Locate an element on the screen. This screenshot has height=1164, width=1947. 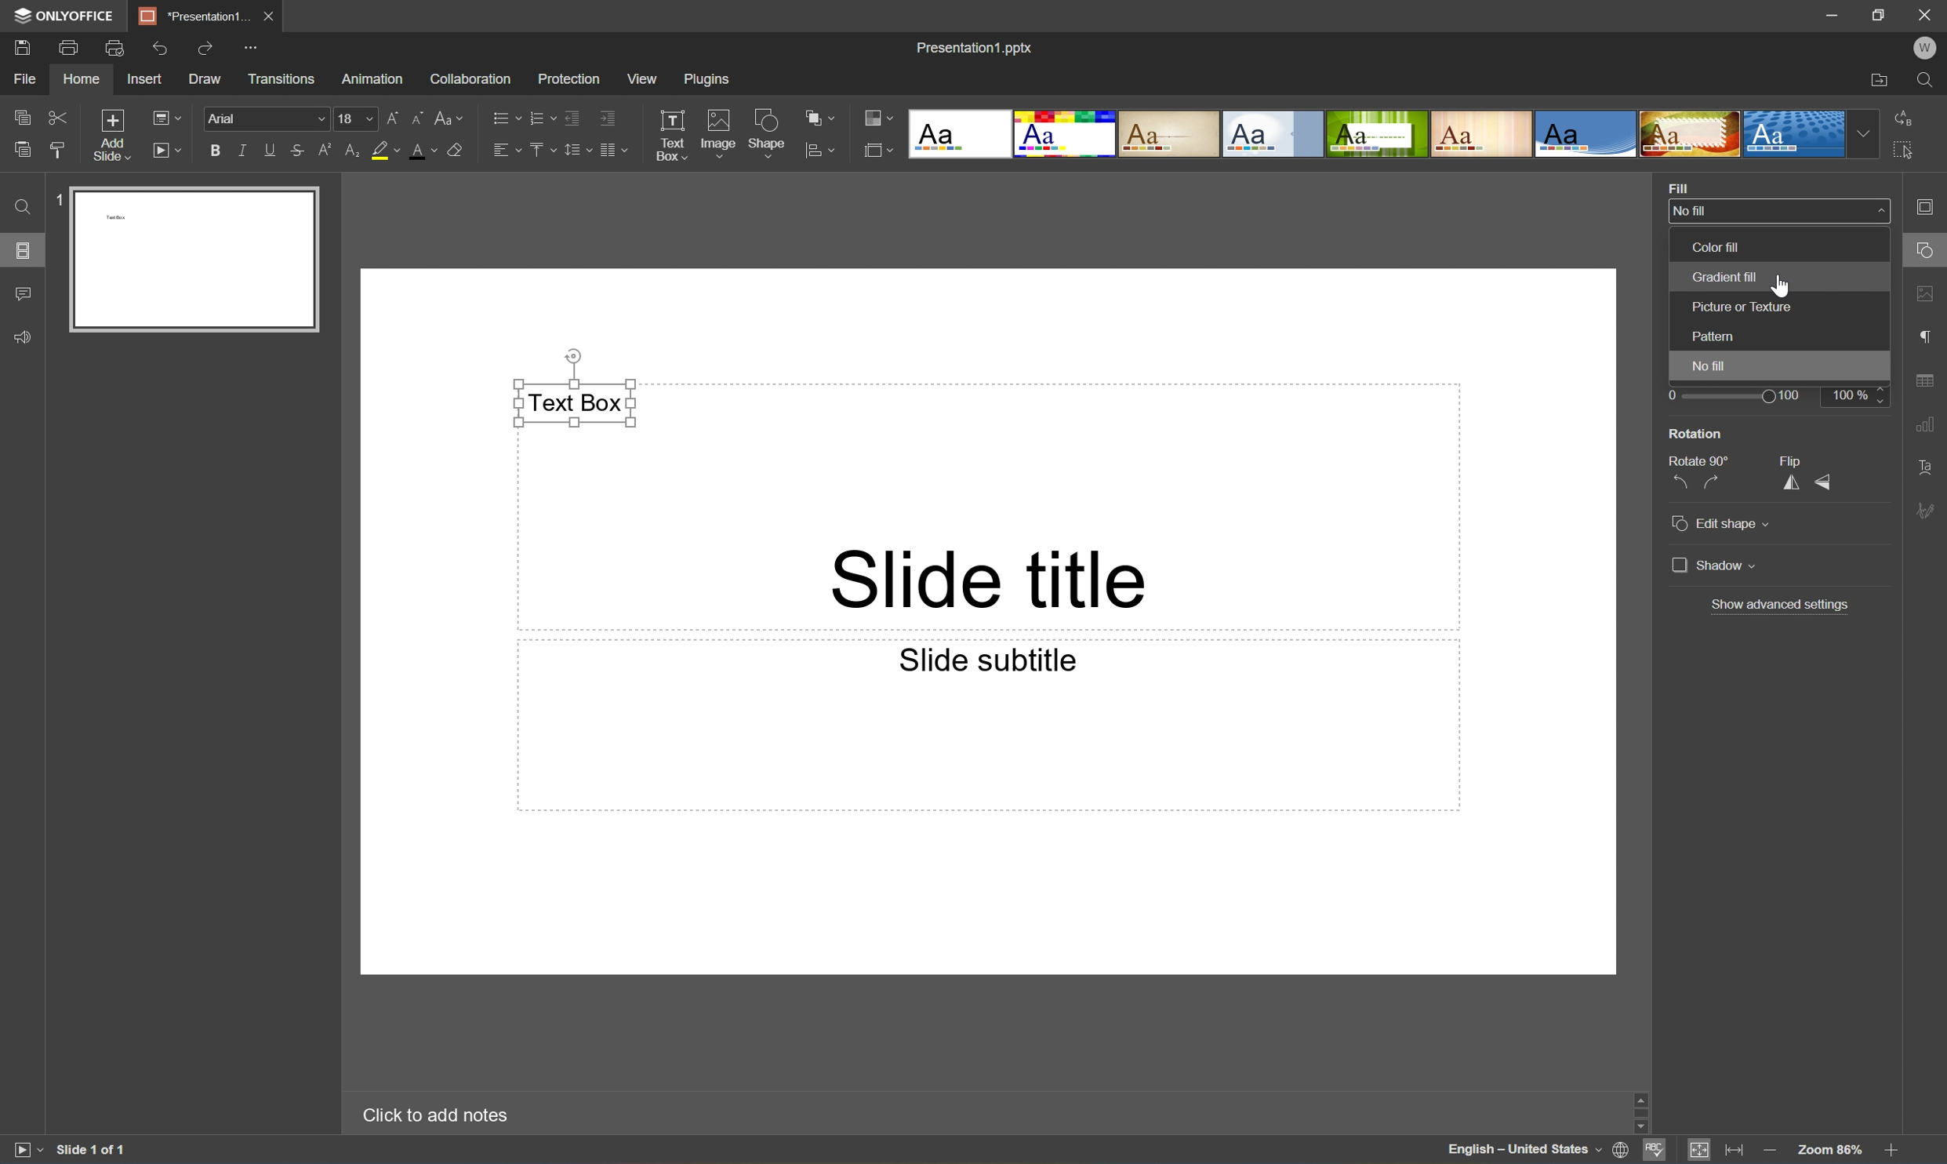
Chart settings is located at coordinates (1931, 430).